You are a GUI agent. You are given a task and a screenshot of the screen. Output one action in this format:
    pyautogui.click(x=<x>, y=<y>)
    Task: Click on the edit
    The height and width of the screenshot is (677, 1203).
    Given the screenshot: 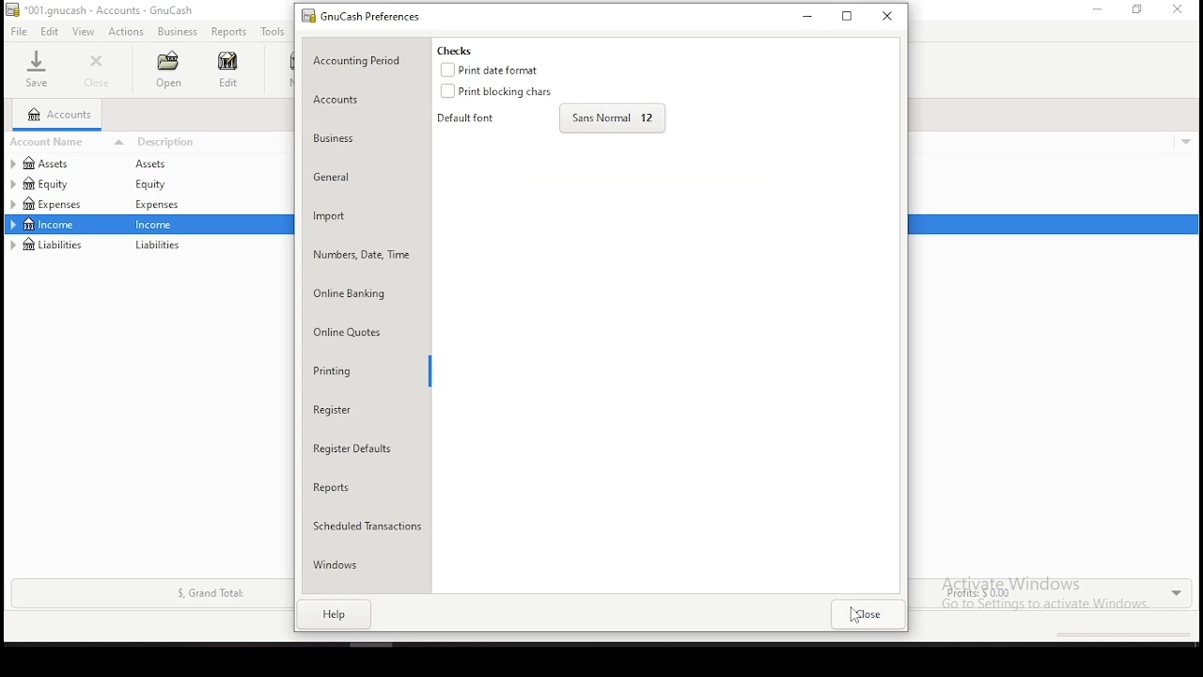 What is the action you would take?
    pyautogui.click(x=227, y=69)
    